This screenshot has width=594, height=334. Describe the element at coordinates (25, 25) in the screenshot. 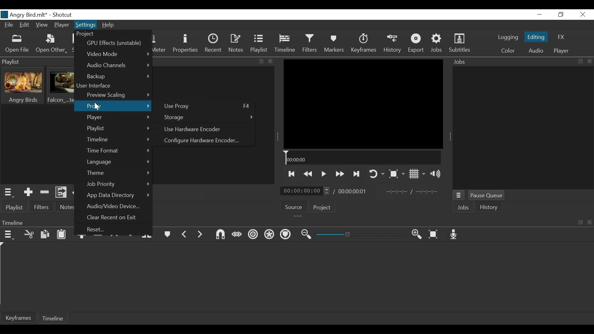

I see `Edit` at that location.